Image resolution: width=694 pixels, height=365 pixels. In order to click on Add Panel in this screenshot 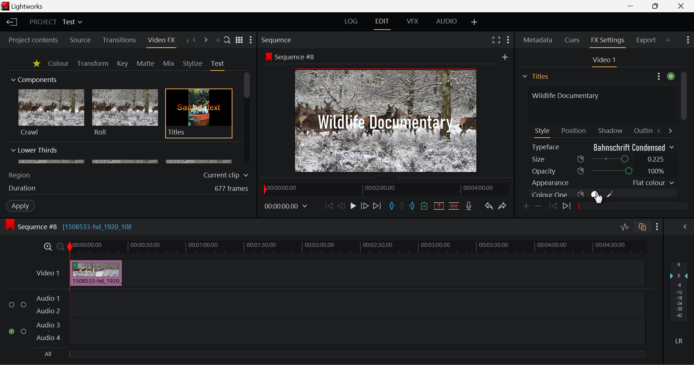, I will do `click(217, 40)`.